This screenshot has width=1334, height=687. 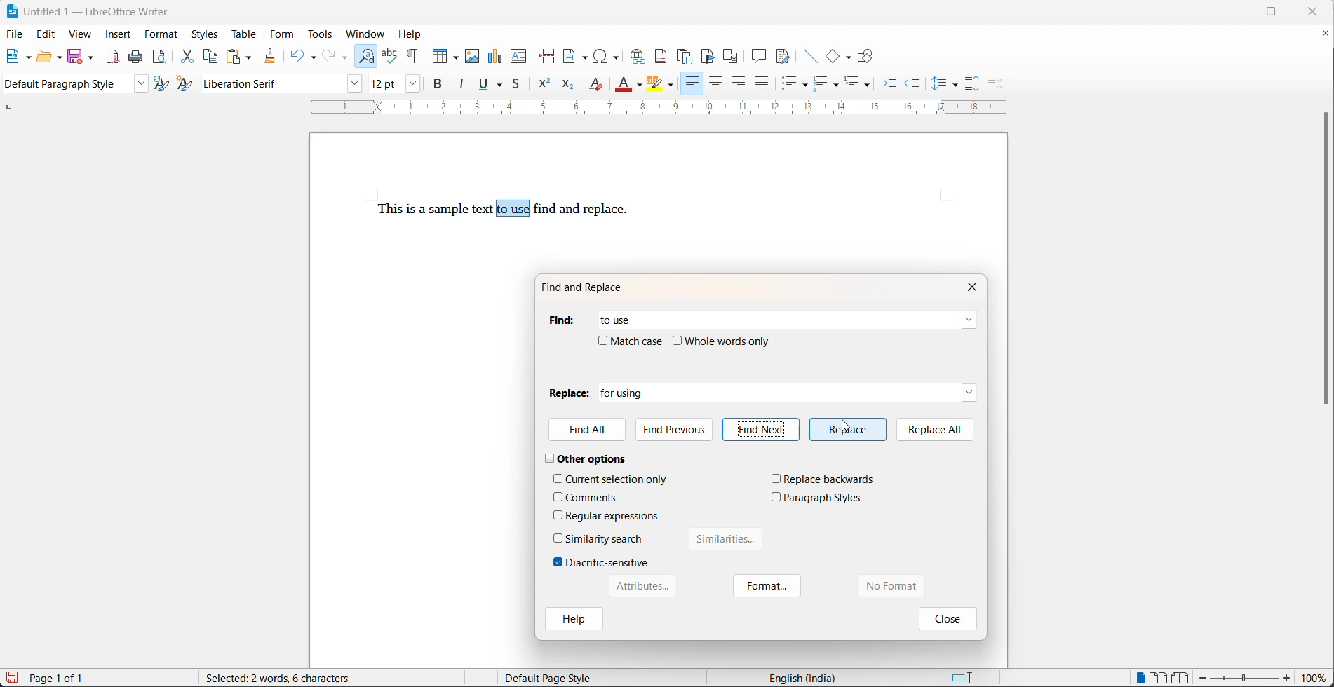 What do you see at coordinates (281, 35) in the screenshot?
I see `form` at bounding box center [281, 35].